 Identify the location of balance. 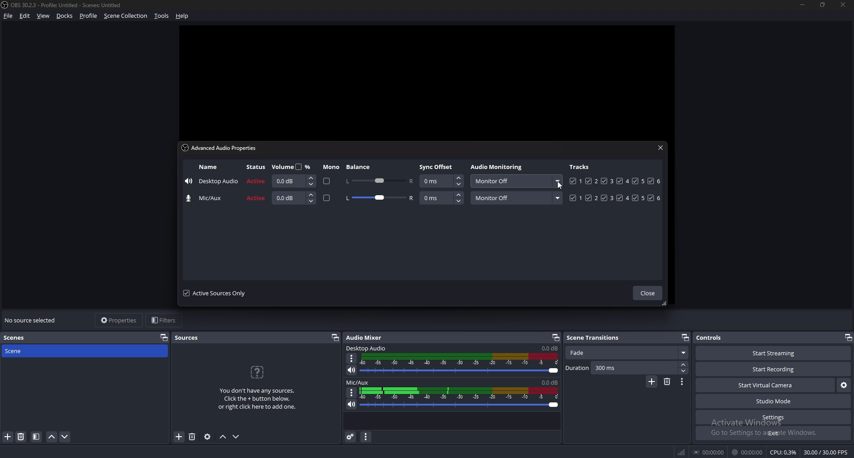
(359, 167).